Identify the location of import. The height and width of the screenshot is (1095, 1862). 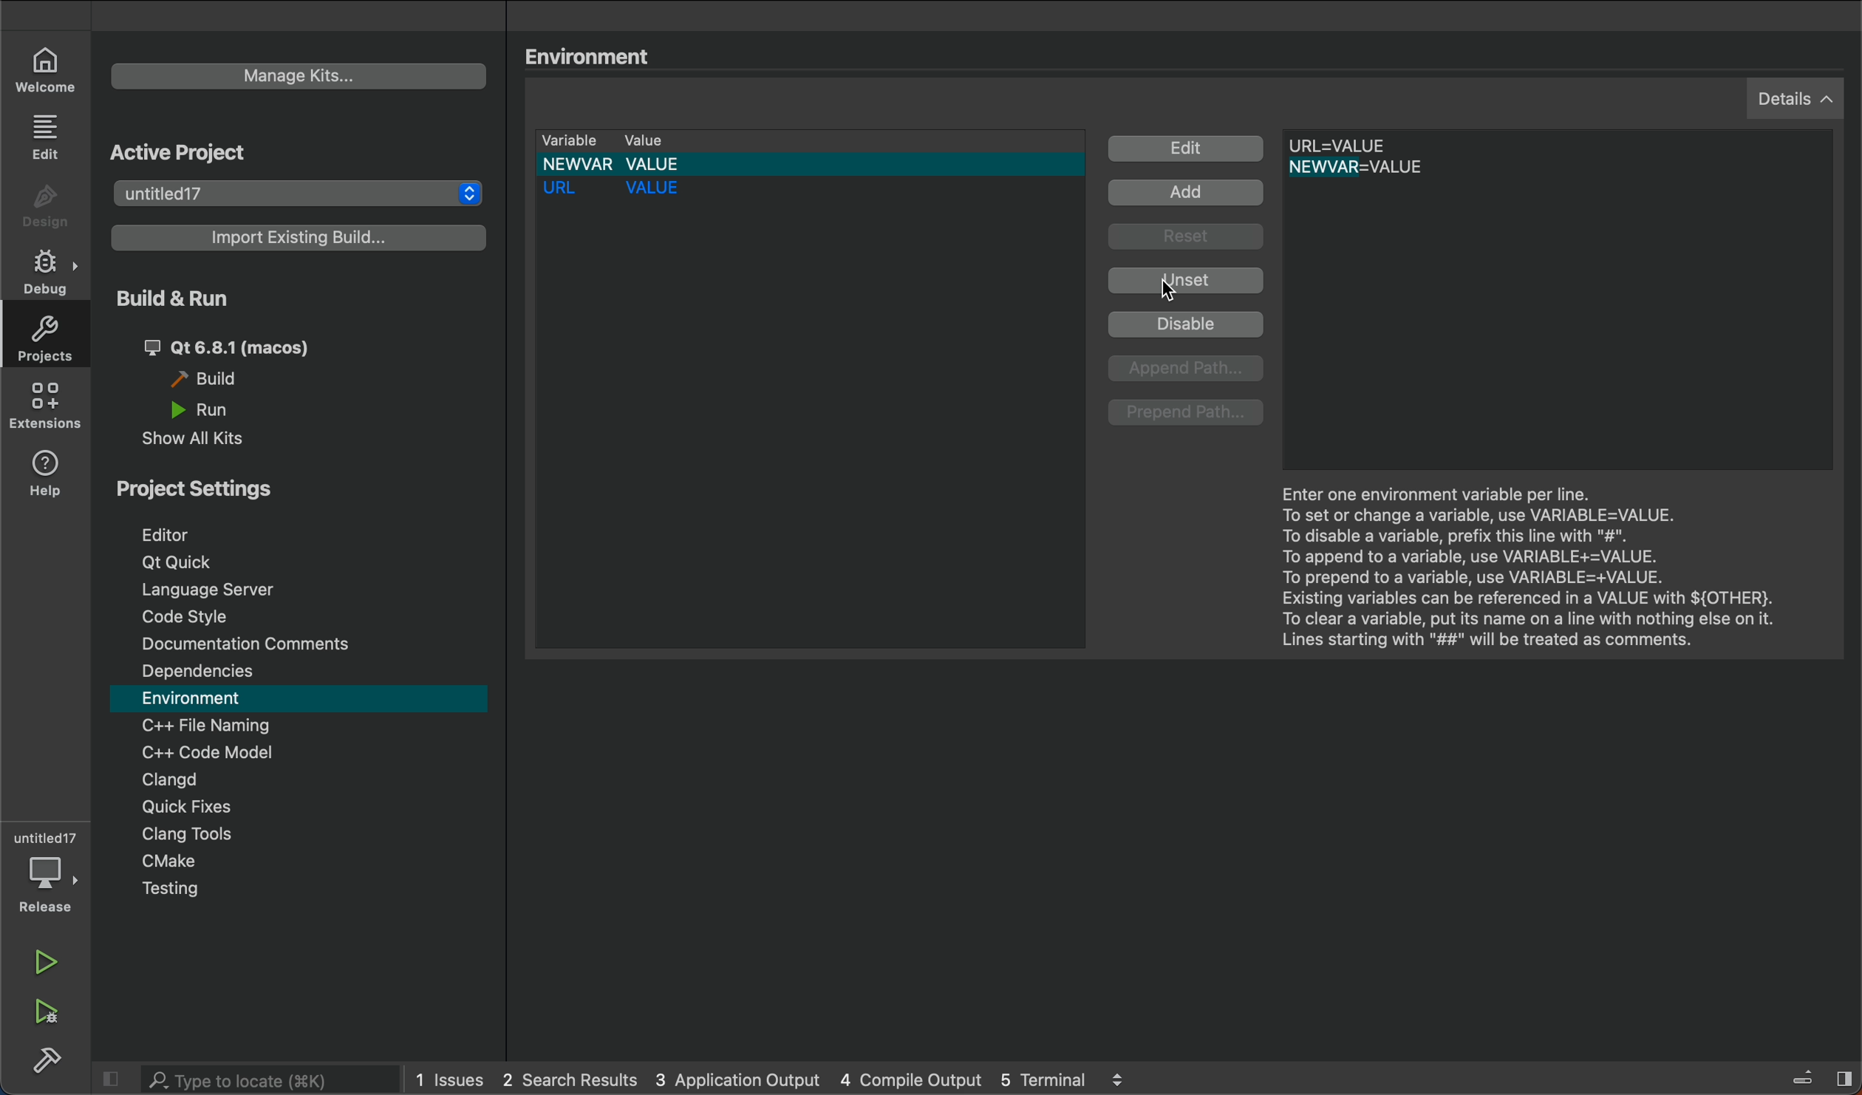
(297, 242).